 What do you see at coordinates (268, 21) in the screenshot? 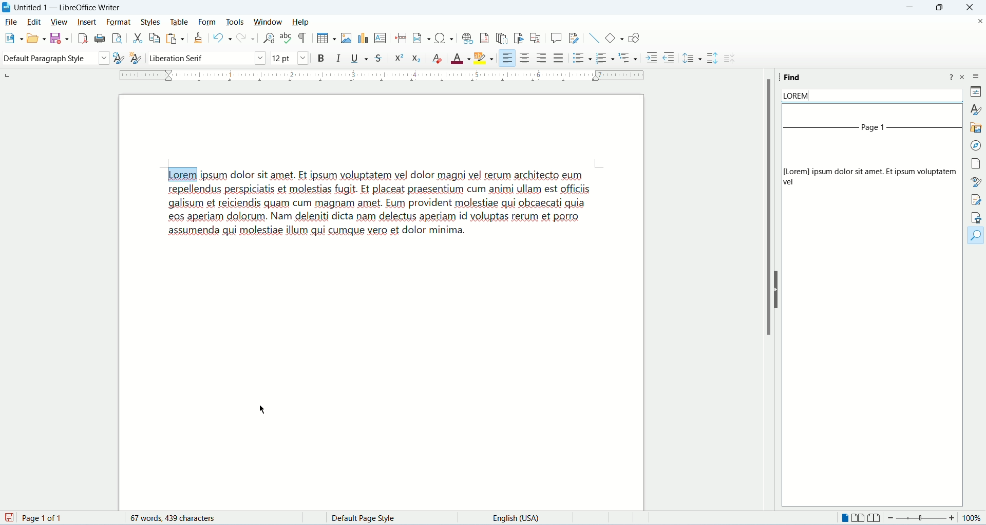
I see `window` at bounding box center [268, 21].